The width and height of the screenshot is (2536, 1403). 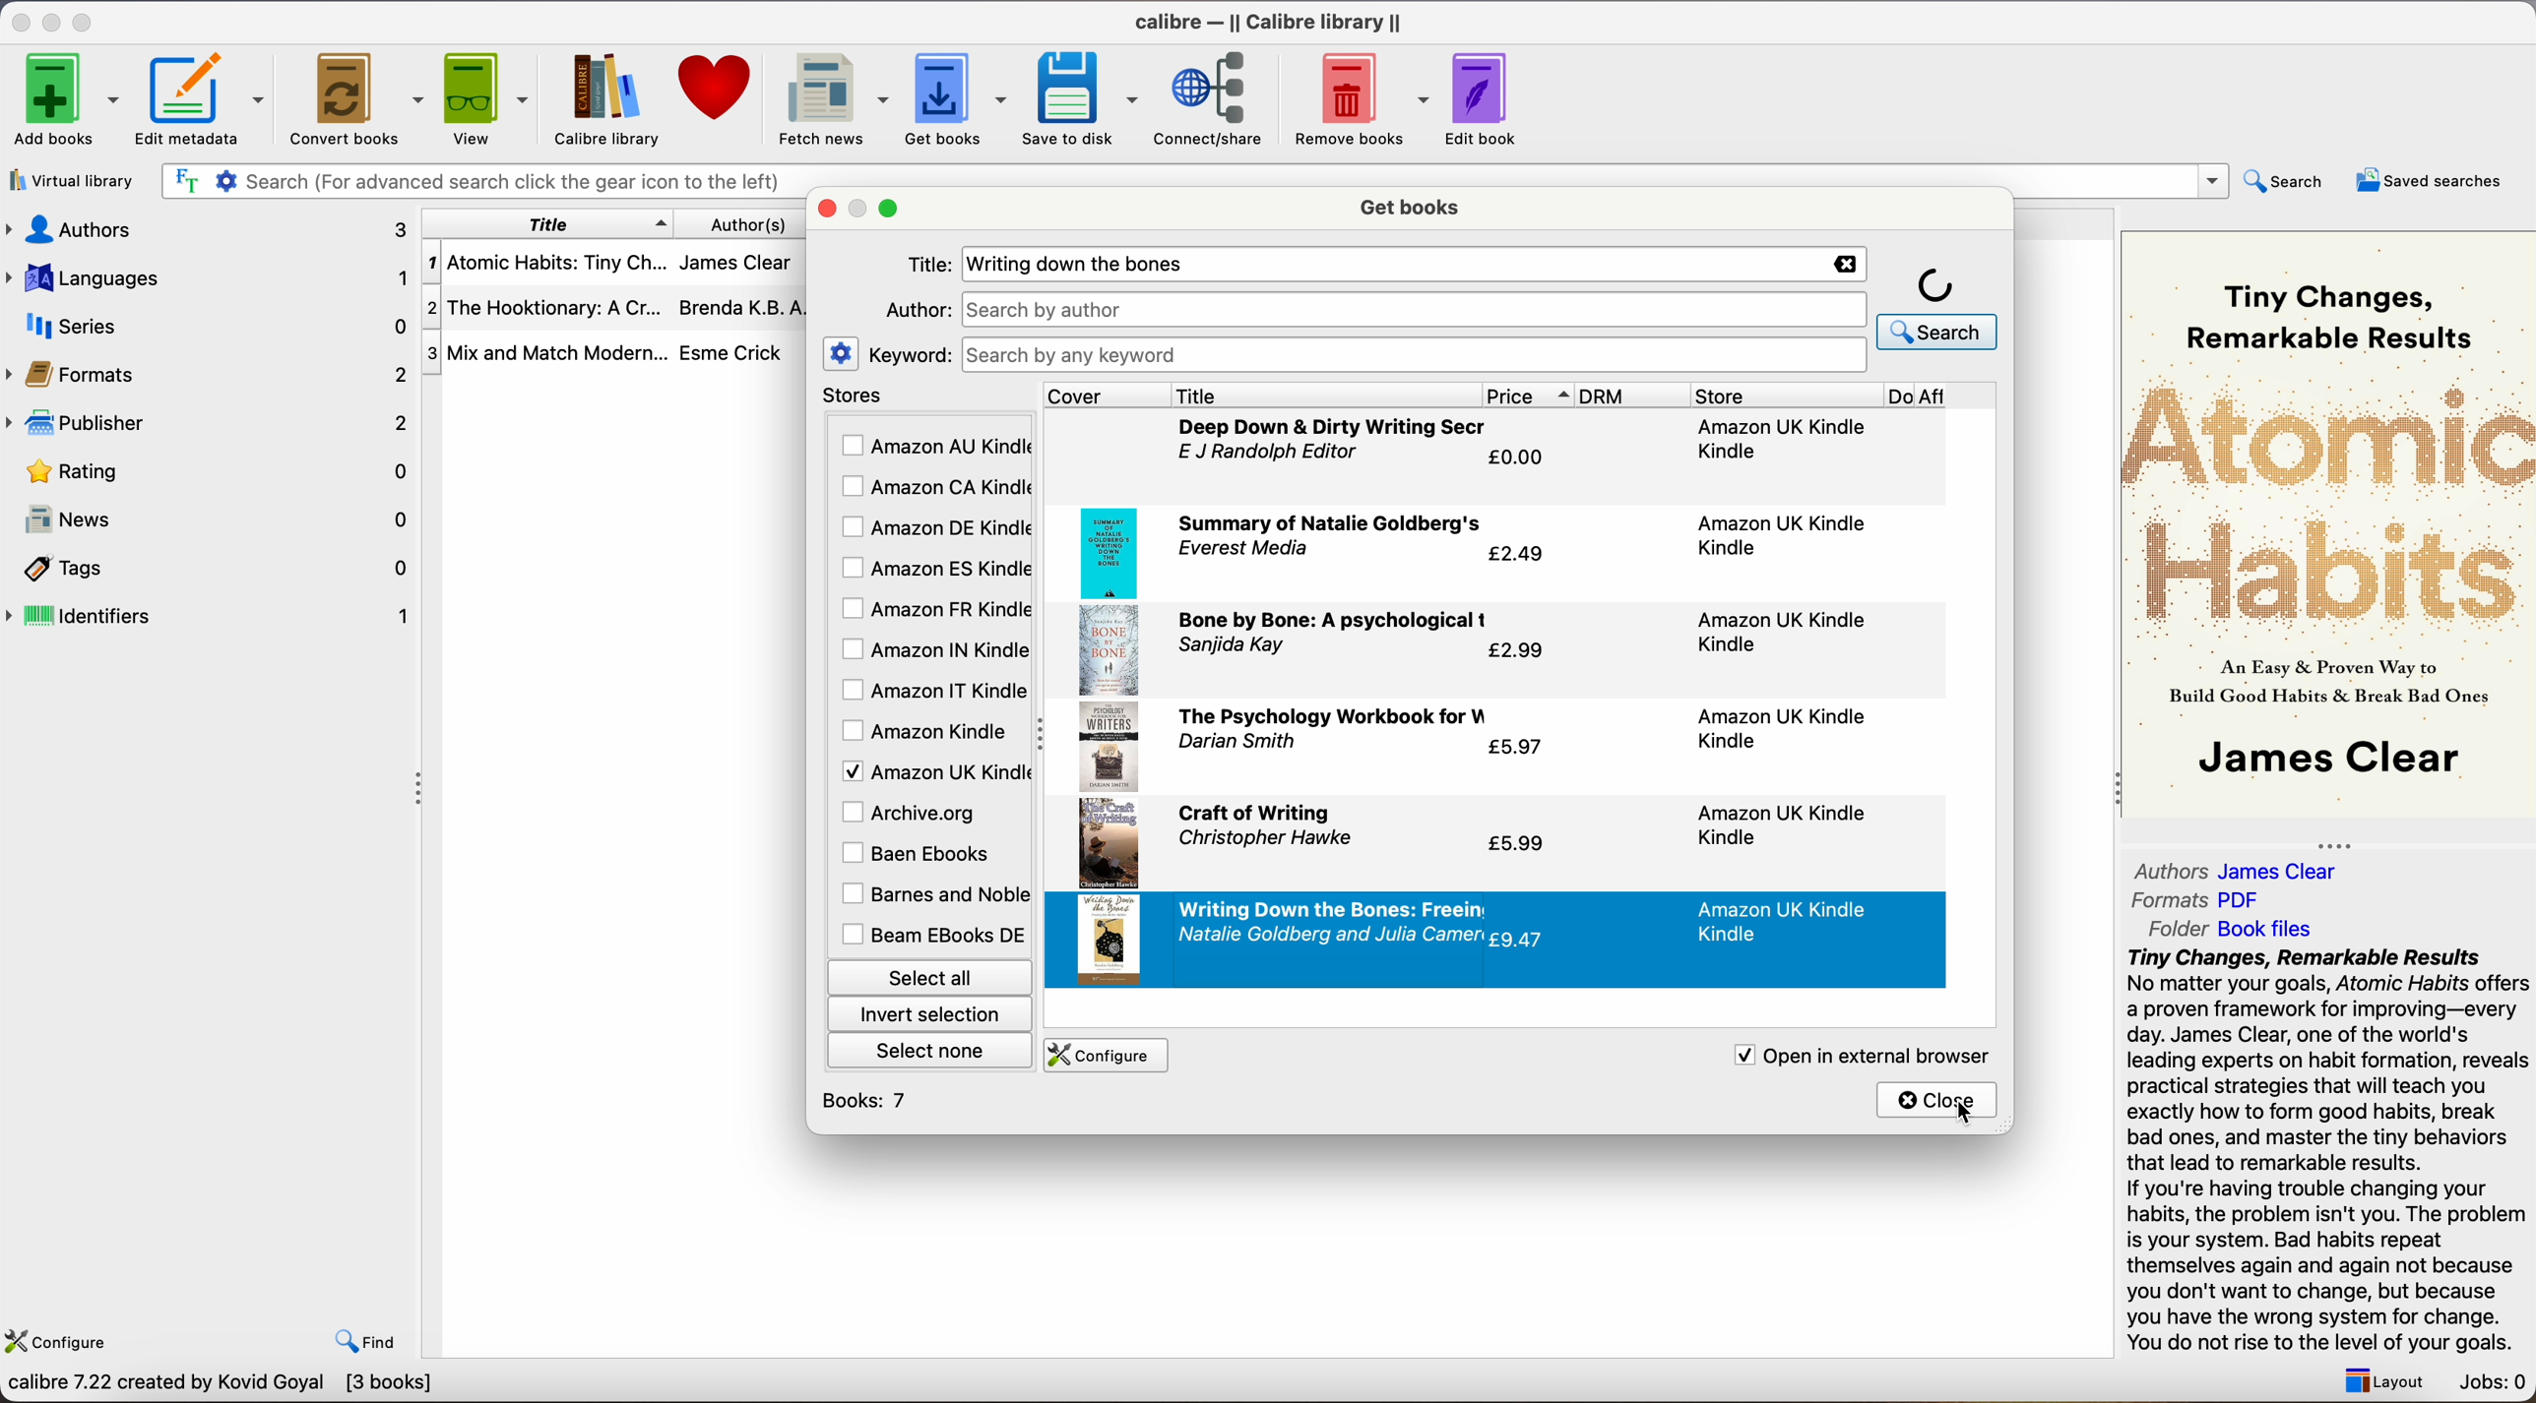 What do you see at coordinates (1109, 649) in the screenshot?
I see `book icon` at bounding box center [1109, 649].